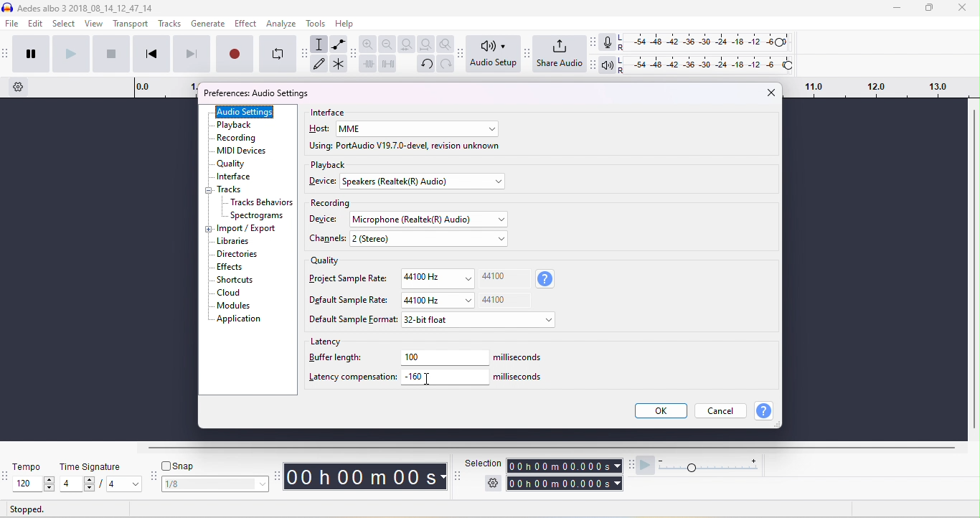 The width and height of the screenshot is (980, 518). What do you see at coordinates (712, 466) in the screenshot?
I see `playback speed` at bounding box center [712, 466].